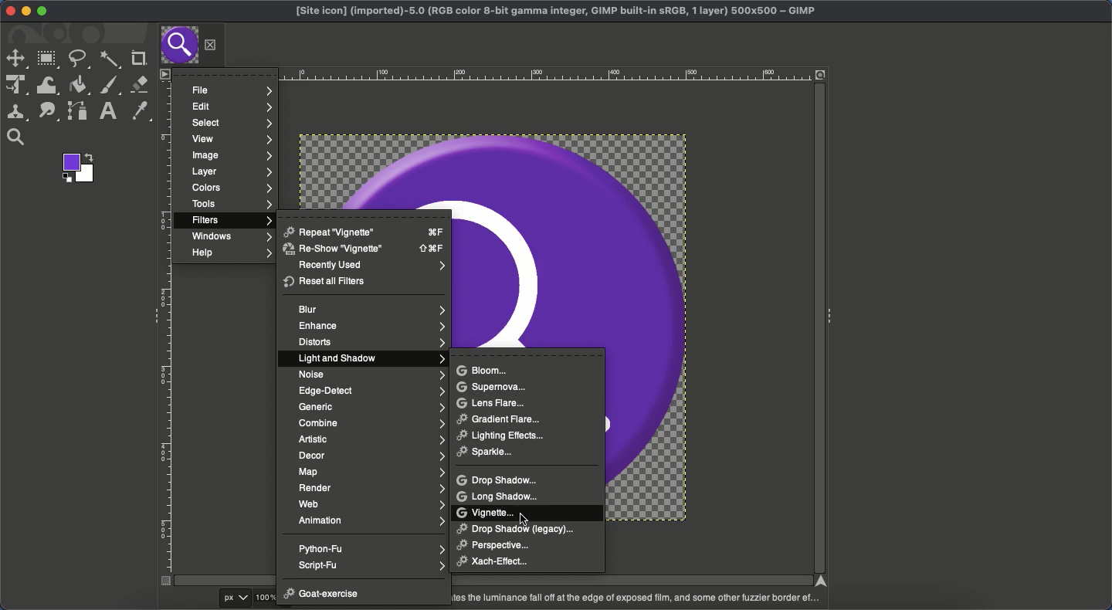  Describe the element at coordinates (138, 111) in the screenshot. I see `Color picker` at that location.